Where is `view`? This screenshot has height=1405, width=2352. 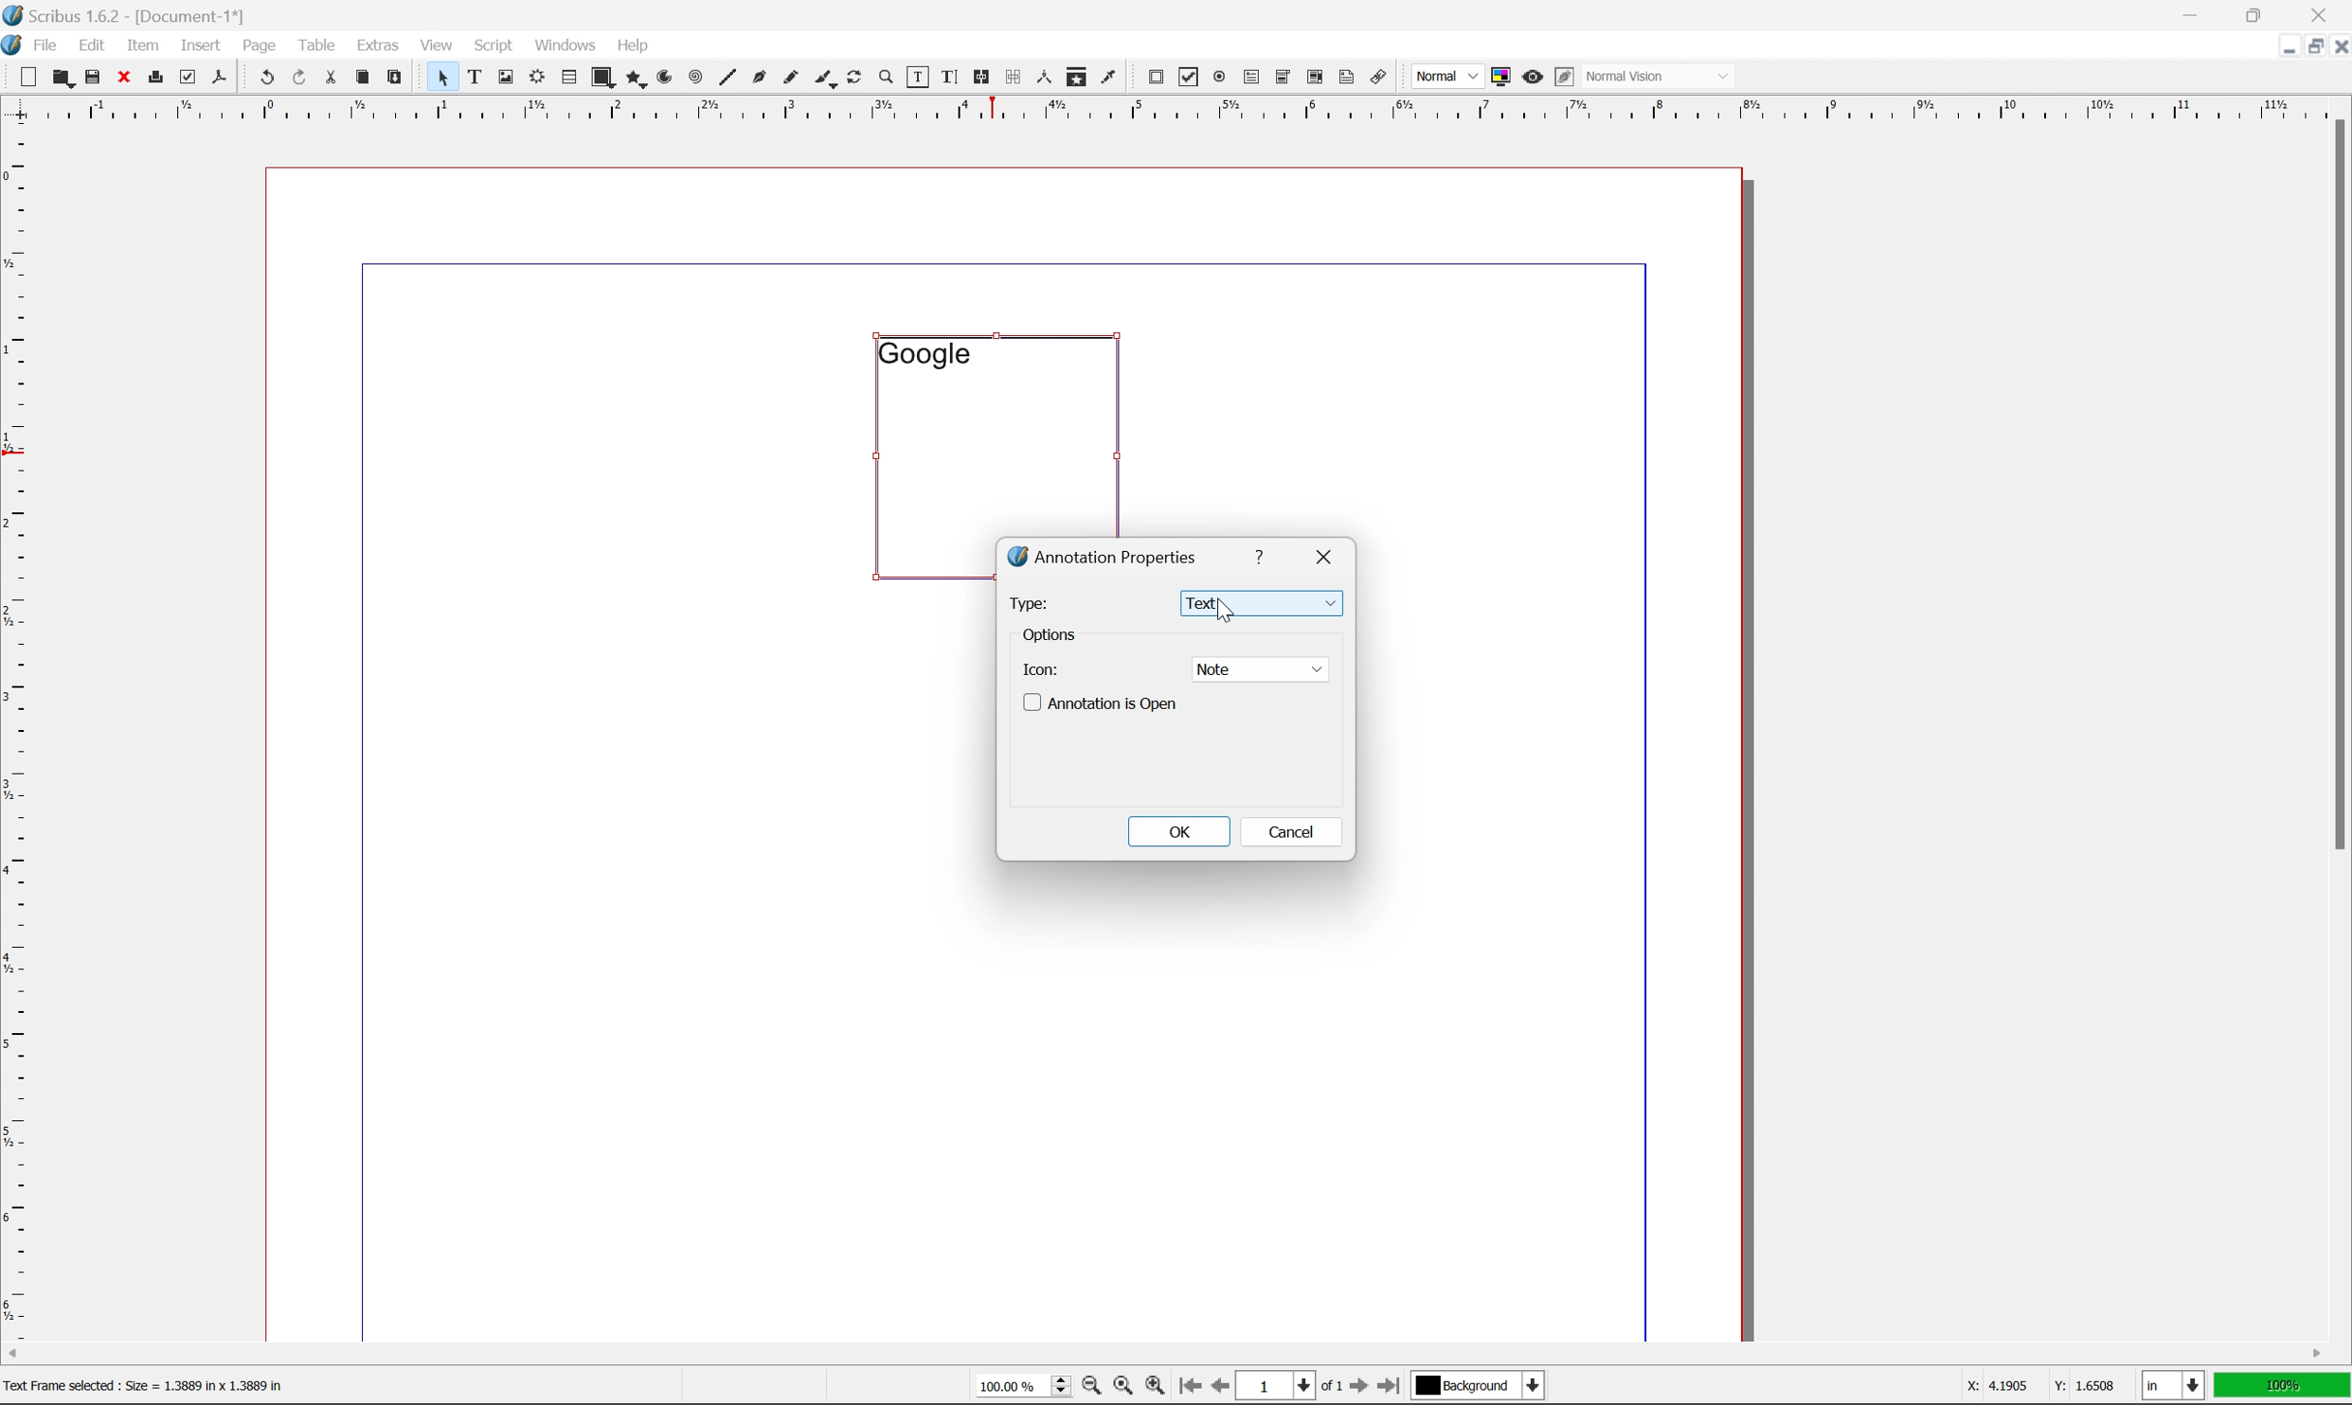 view is located at coordinates (440, 44).